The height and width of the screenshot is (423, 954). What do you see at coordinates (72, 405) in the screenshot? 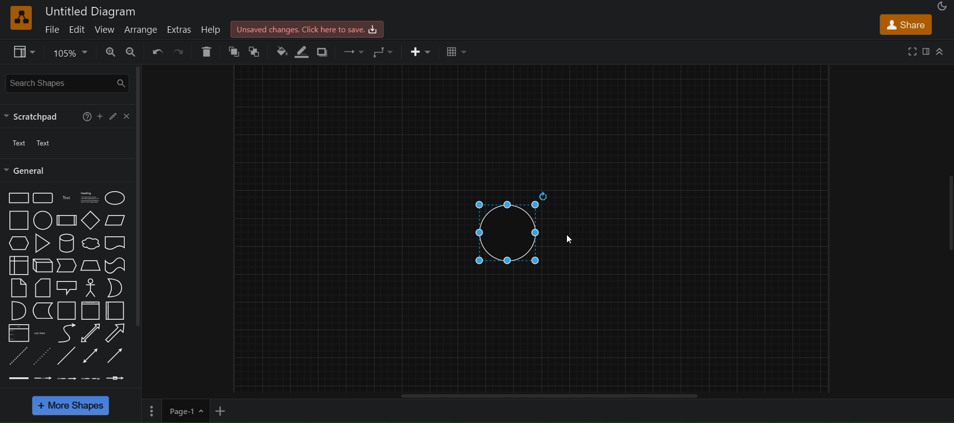
I see `more shapes` at bounding box center [72, 405].